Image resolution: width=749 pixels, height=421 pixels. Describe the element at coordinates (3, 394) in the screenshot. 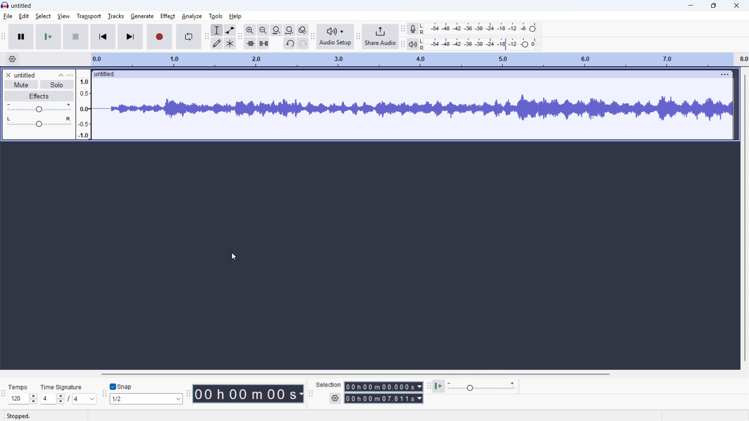

I see `time signature toolbar` at that location.